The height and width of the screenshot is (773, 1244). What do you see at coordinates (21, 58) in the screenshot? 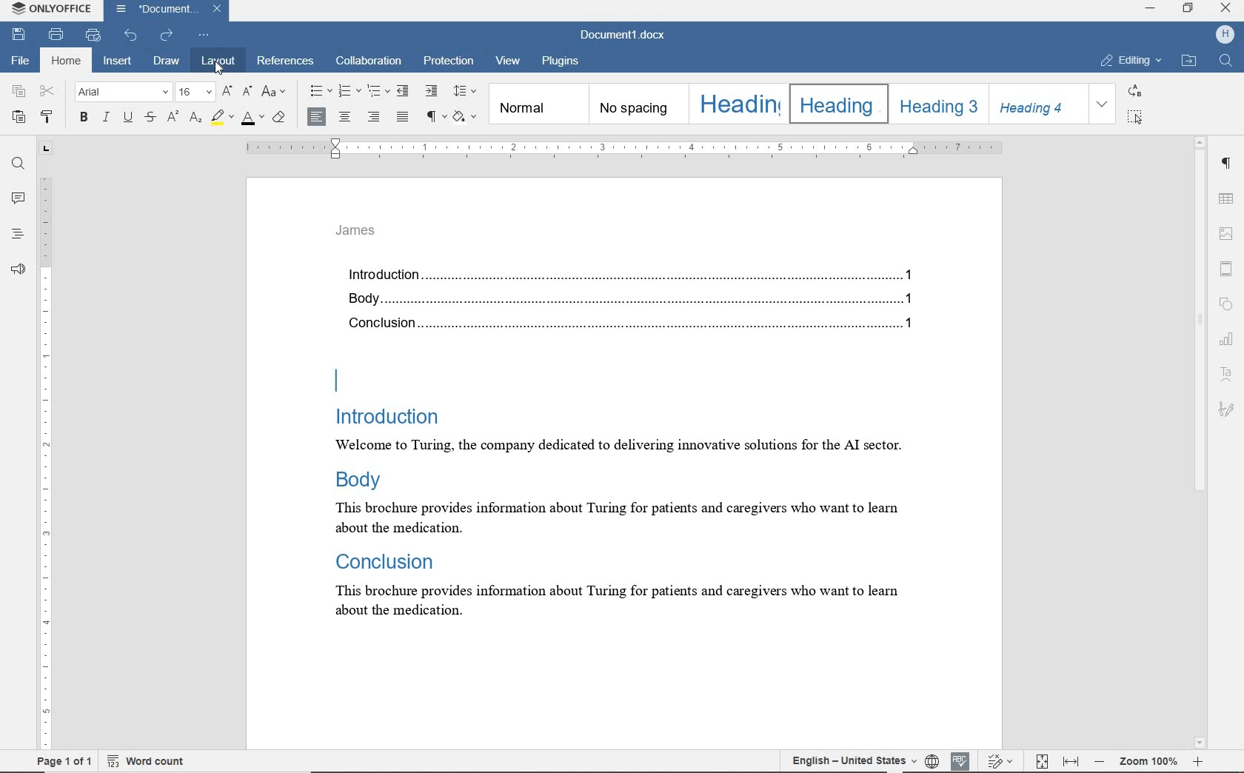
I see `file` at bounding box center [21, 58].